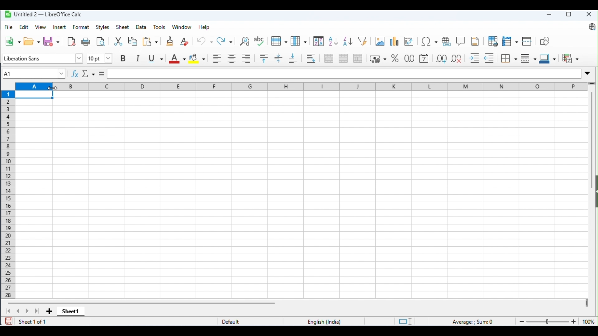  Describe the element at coordinates (586, 302) in the screenshot. I see `drag to view next columns` at that location.